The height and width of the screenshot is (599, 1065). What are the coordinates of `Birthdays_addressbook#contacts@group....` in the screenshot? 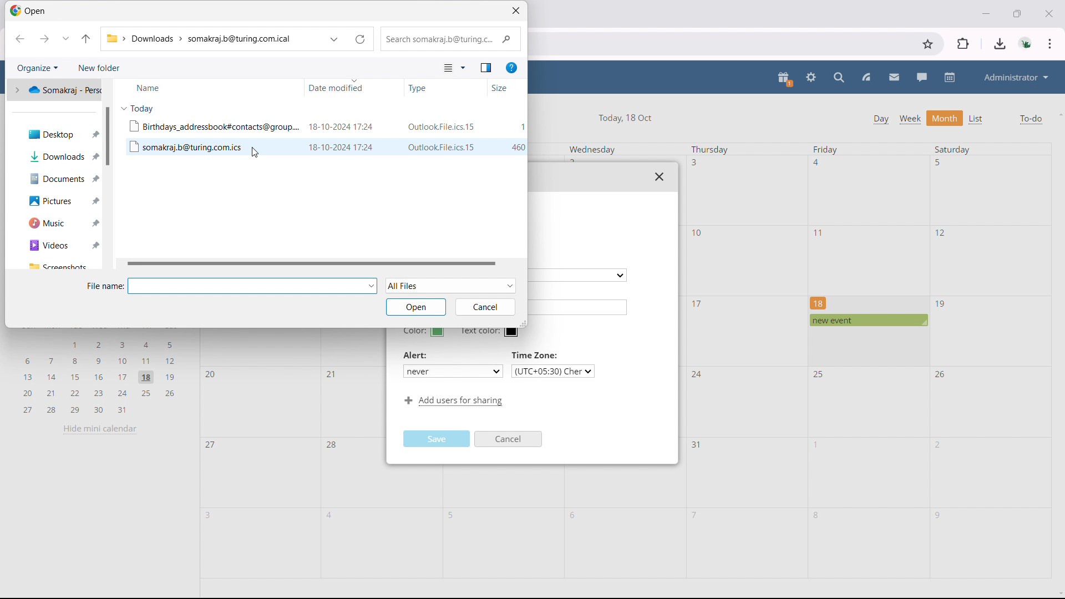 It's located at (214, 126).